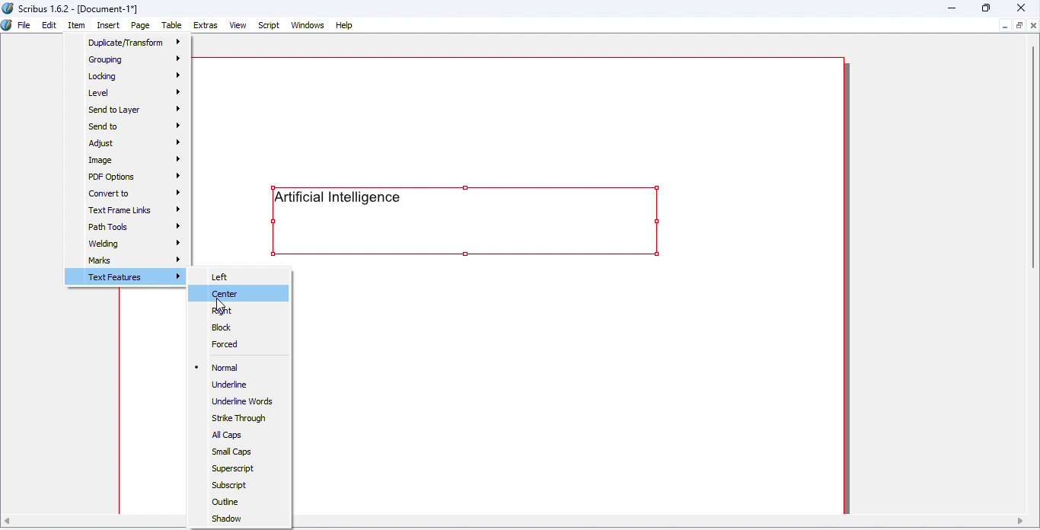  I want to click on Outline, so click(228, 503).